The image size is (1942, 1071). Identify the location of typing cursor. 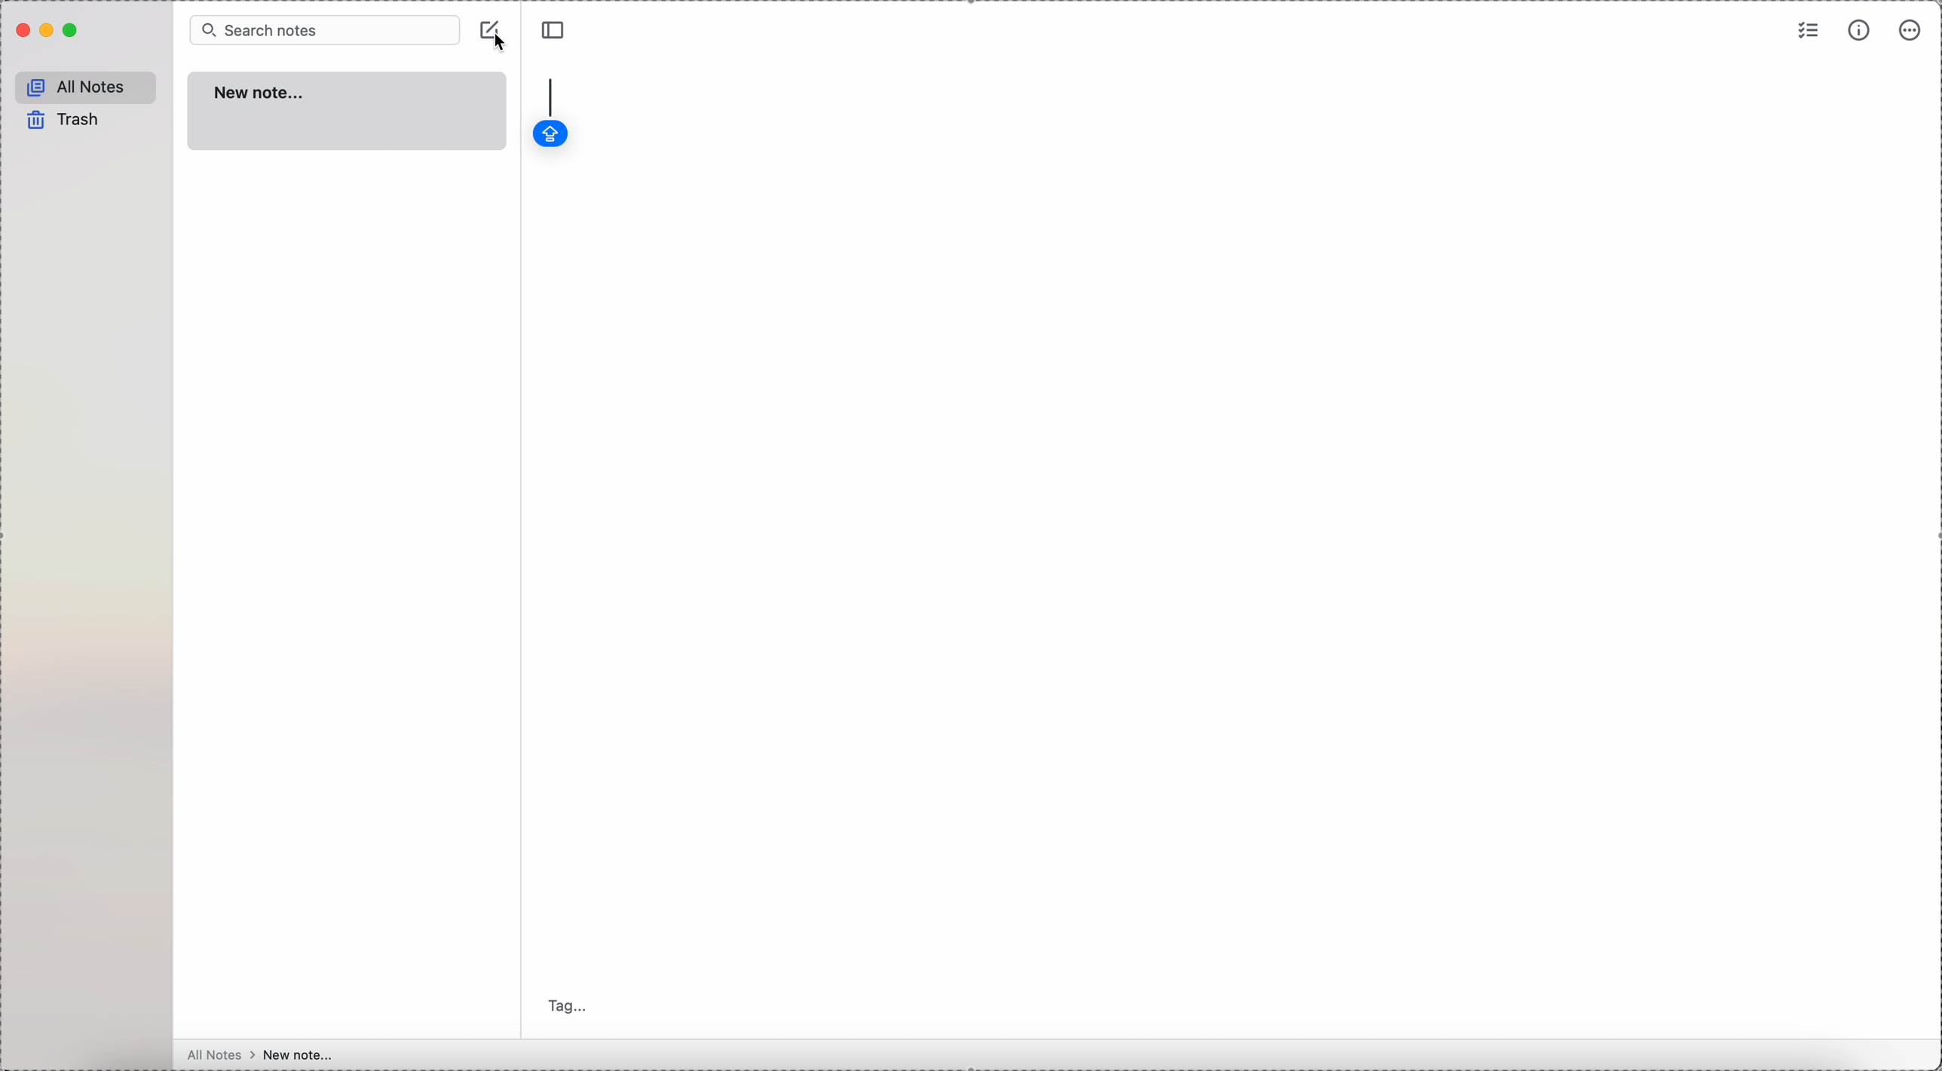
(550, 94).